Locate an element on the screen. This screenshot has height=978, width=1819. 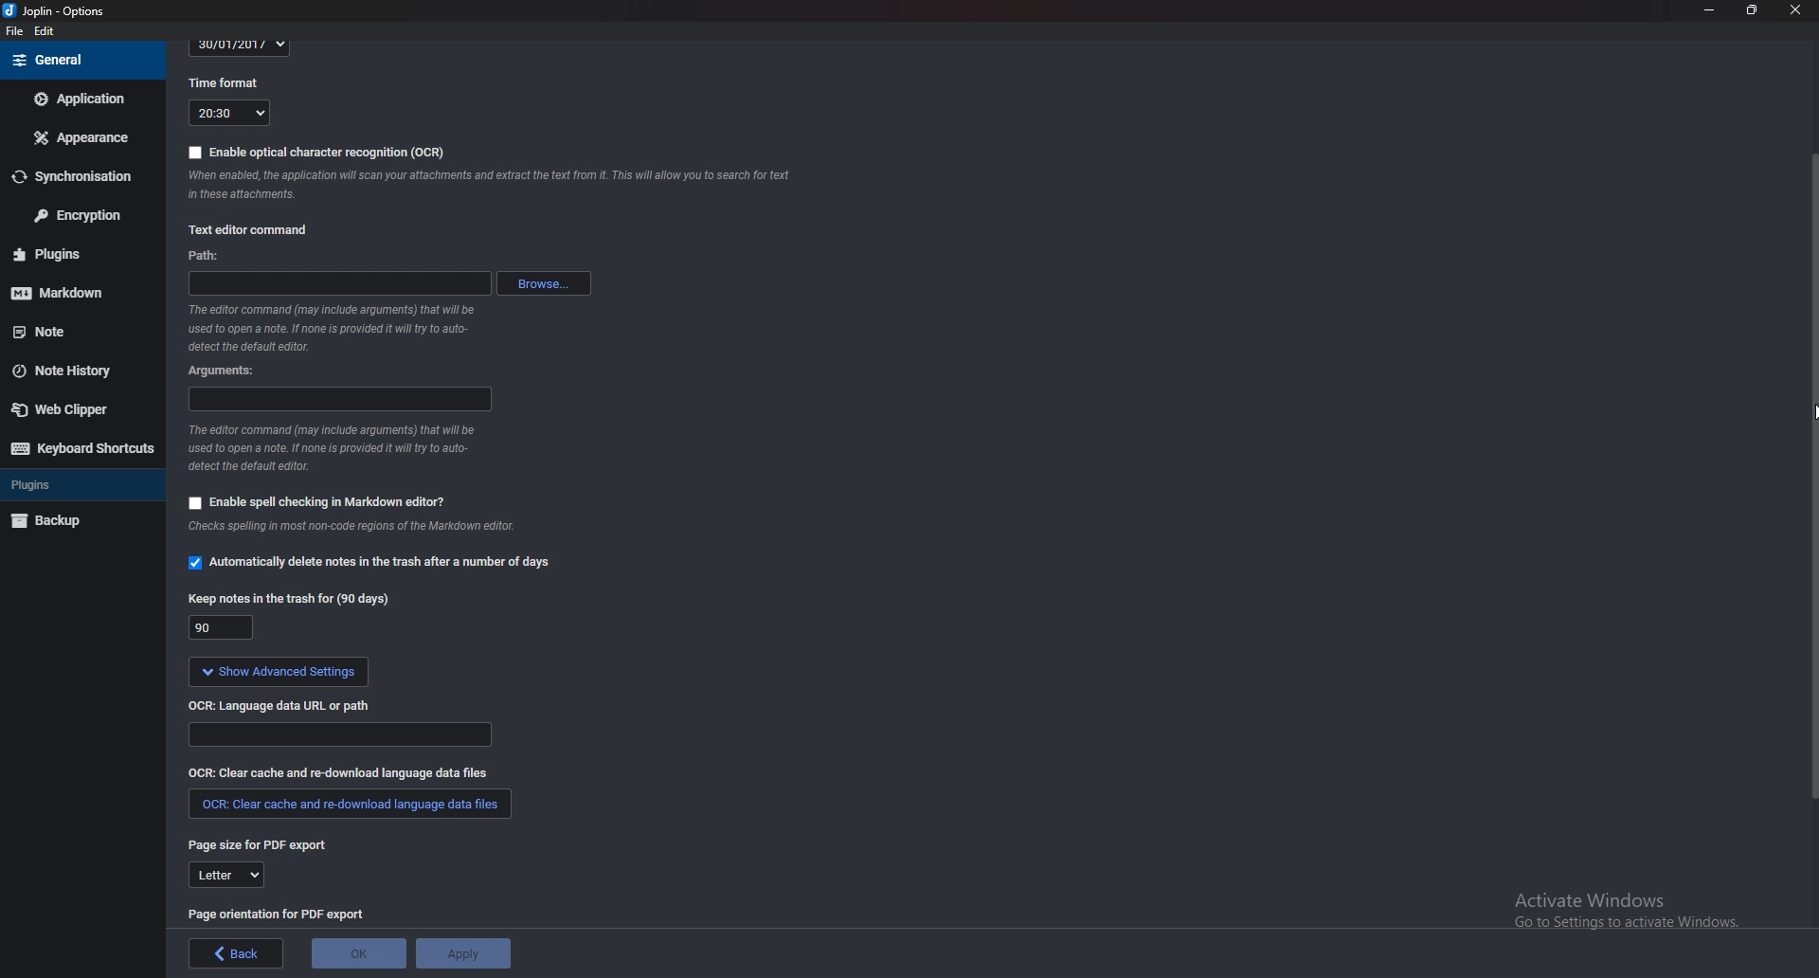
Automatically delete notes is located at coordinates (373, 560).